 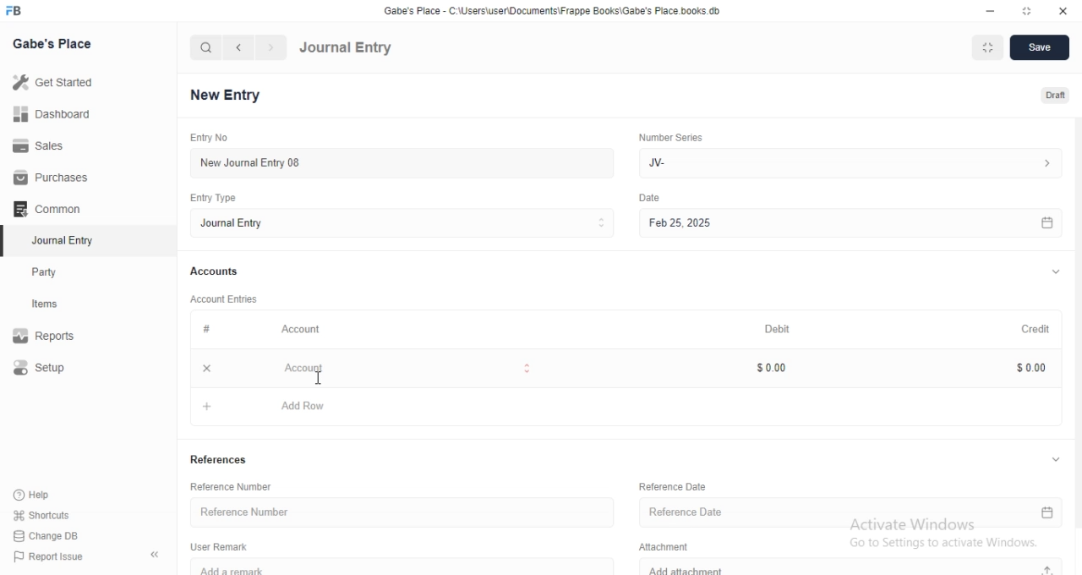 I want to click on + Add Row, so click(x=630, y=405).